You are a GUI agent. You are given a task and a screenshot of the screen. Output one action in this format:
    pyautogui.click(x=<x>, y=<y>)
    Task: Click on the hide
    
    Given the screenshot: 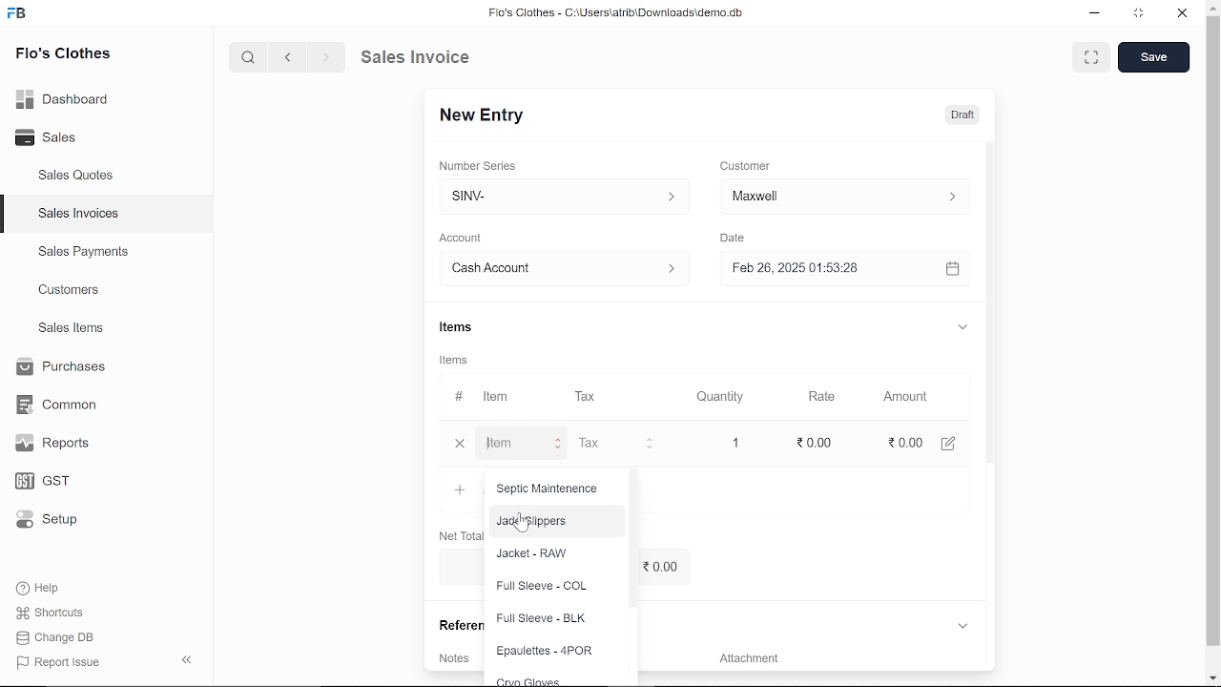 What is the action you would take?
    pyautogui.click(x=188, y=657)
    